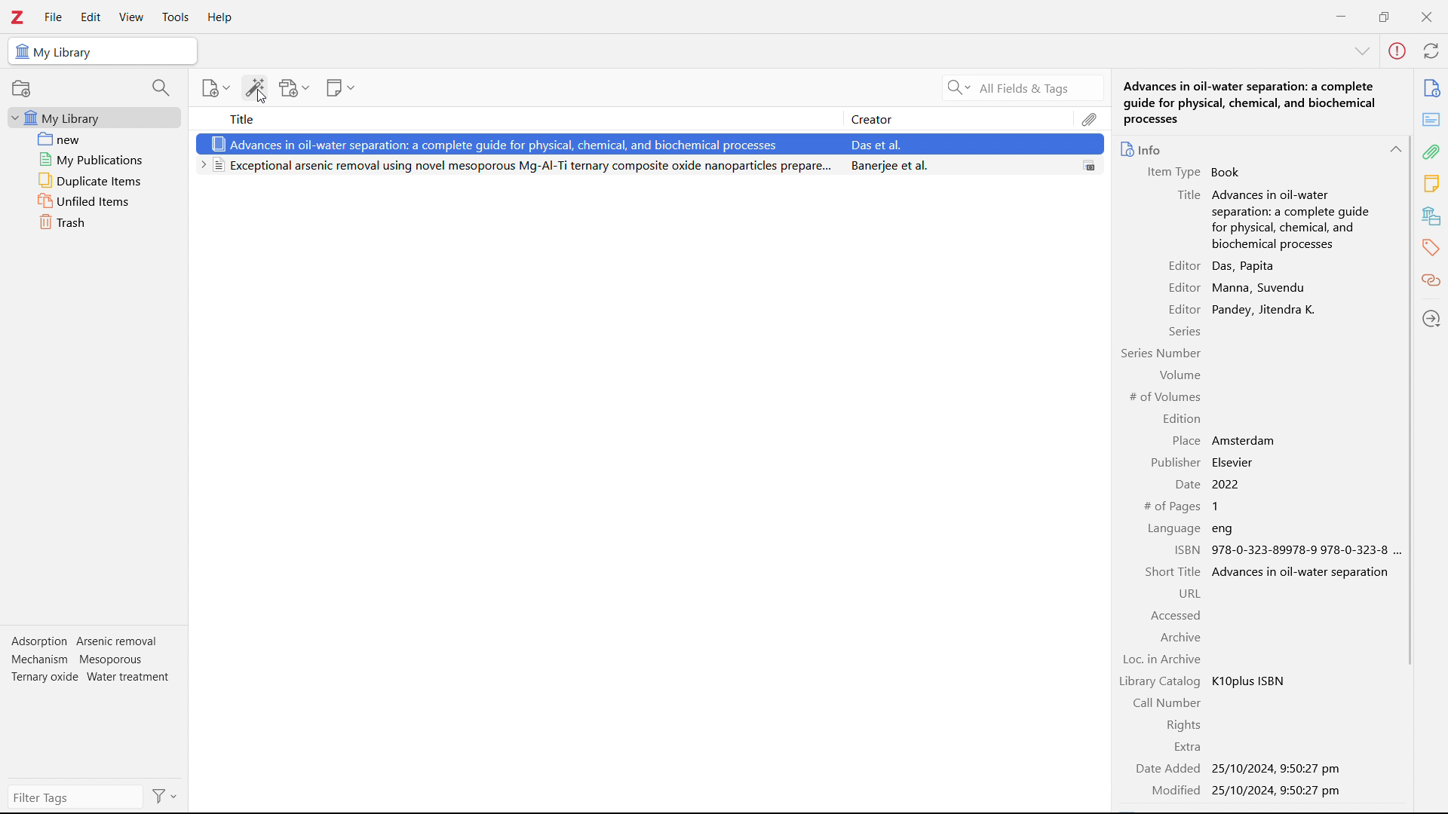  What do you see at coordinates (96, 139) in the screenshot?
I see `new` at bounding box center [96, 139].